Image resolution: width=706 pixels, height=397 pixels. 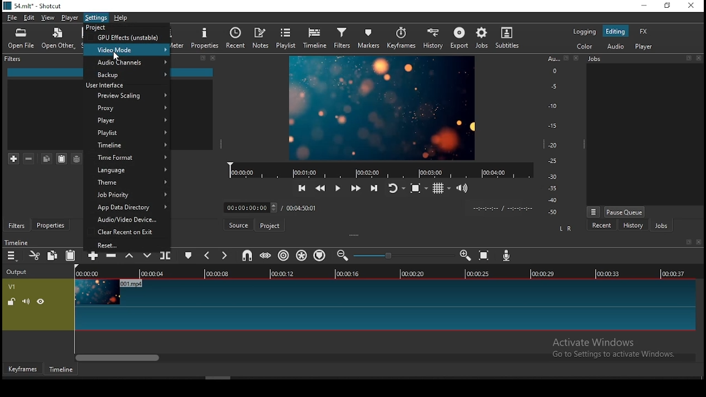 I want to click on project, so click(x=270, y=225).